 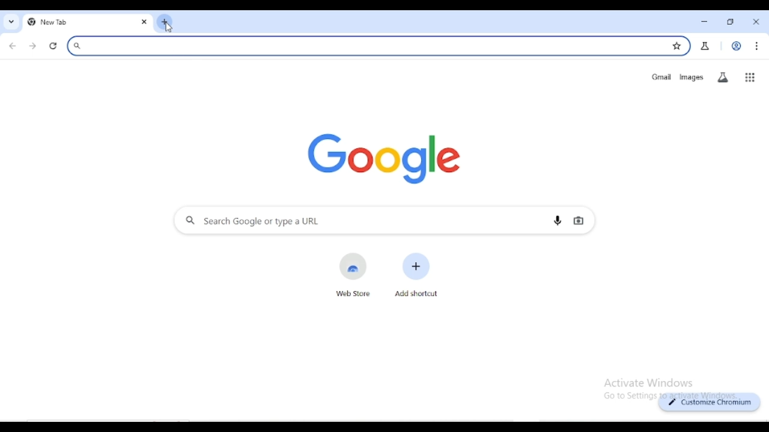 I want to click on add shortcut, so click(x=417, y=275).